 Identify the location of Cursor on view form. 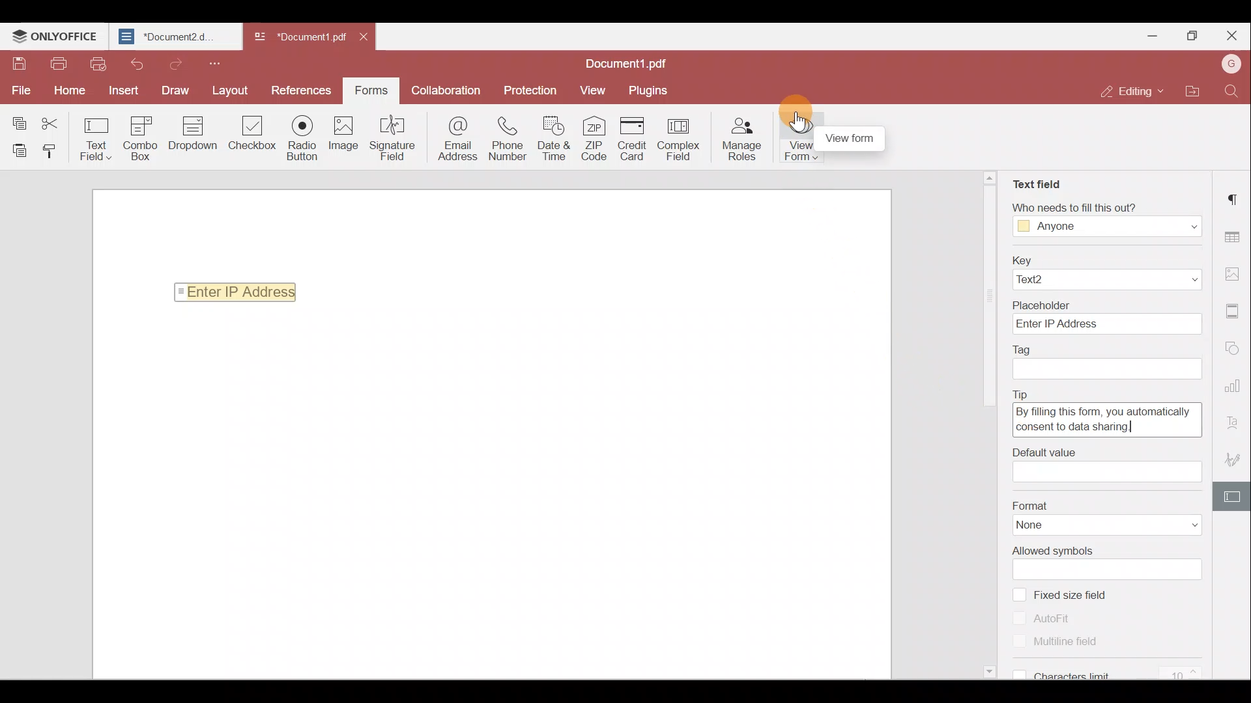
(798, 122).